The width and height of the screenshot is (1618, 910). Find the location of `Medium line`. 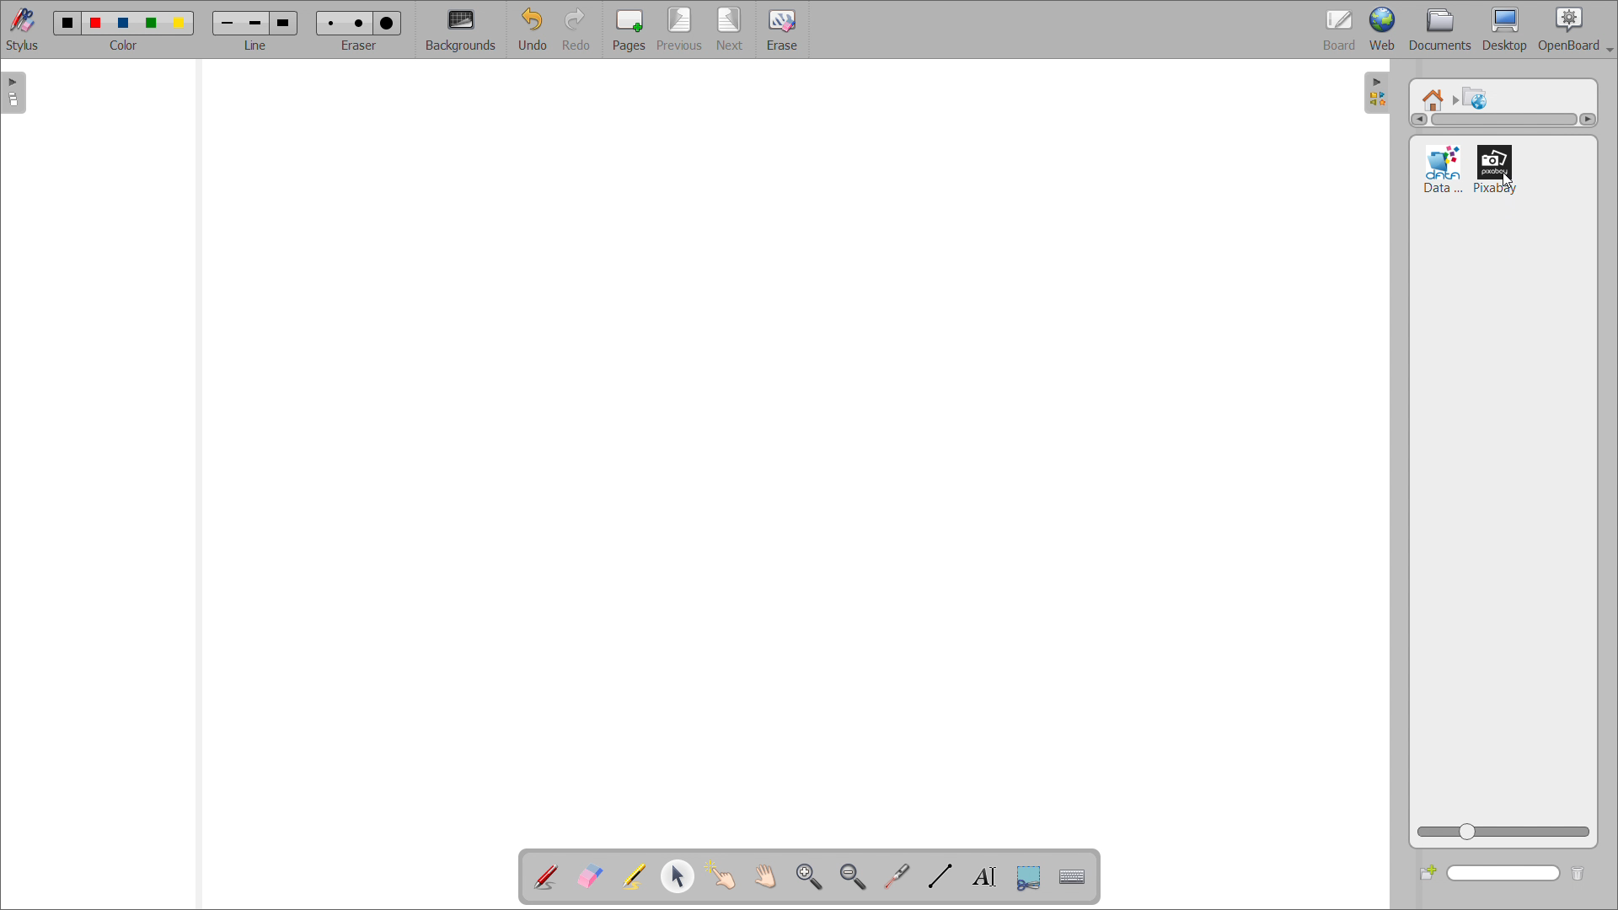

Medium line is located at coordinates (257, 22).